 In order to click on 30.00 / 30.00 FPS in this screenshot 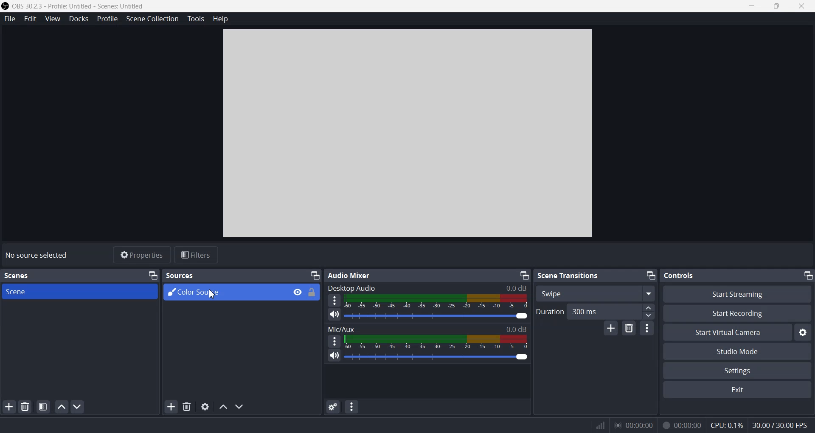, I will do `click(781, 426)`.